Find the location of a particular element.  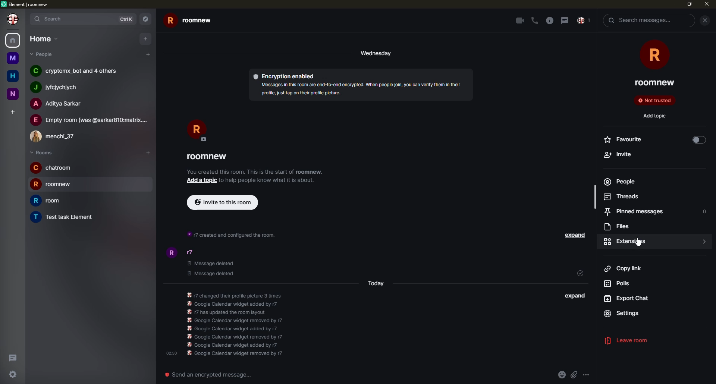

profile is located at coordinates (13, 19).